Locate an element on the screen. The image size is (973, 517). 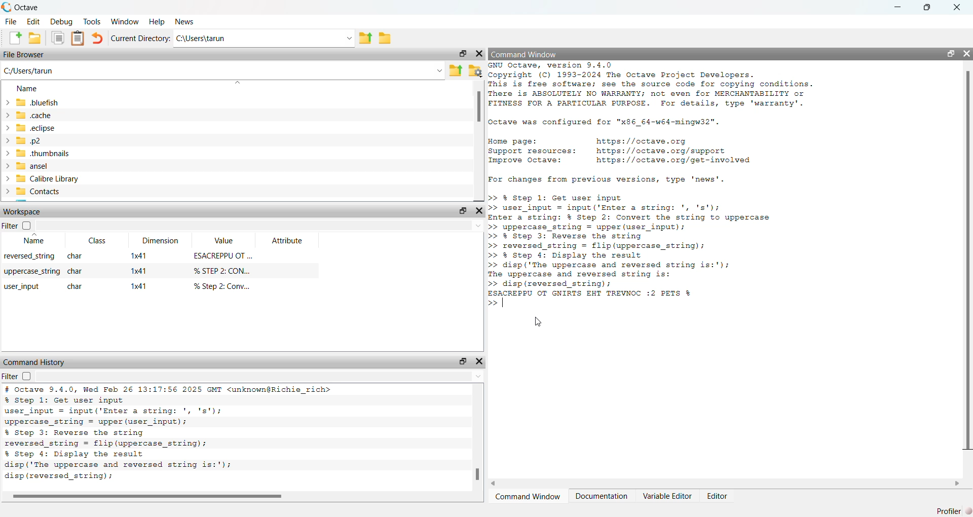
enter the path or filename is located at coordinates (222, 70).